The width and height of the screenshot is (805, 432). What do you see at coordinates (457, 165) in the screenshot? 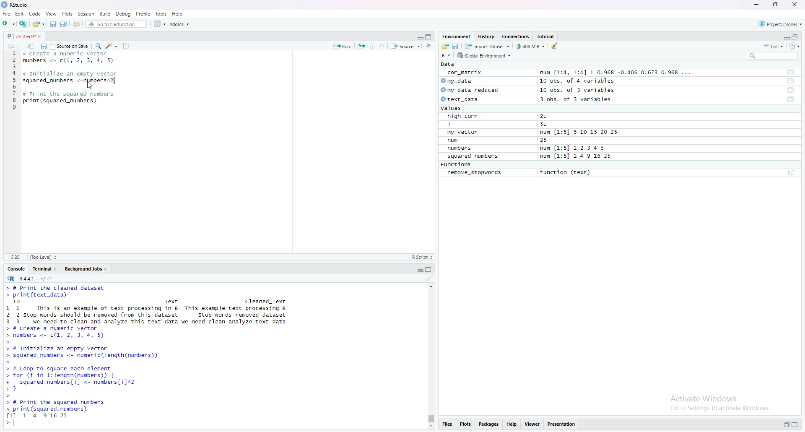
I see `Functions` at bounding box center [457, 165].